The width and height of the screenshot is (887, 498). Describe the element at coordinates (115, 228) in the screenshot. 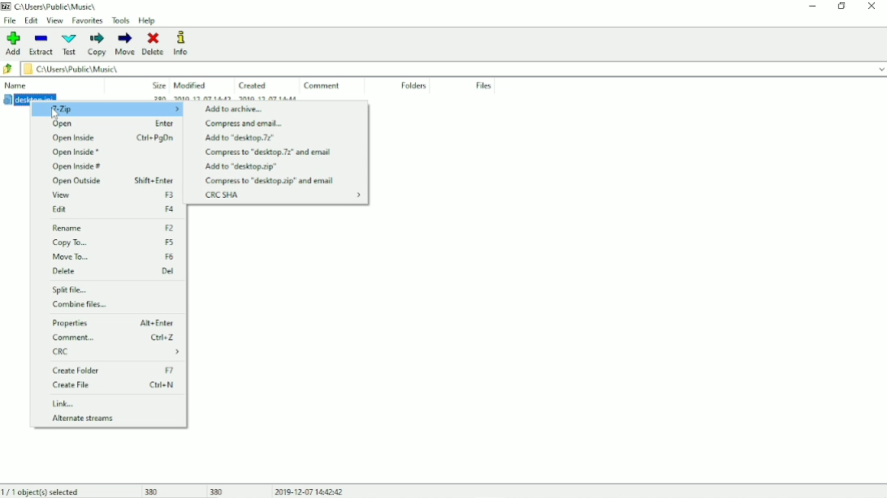

I see `Rename ` at that location.